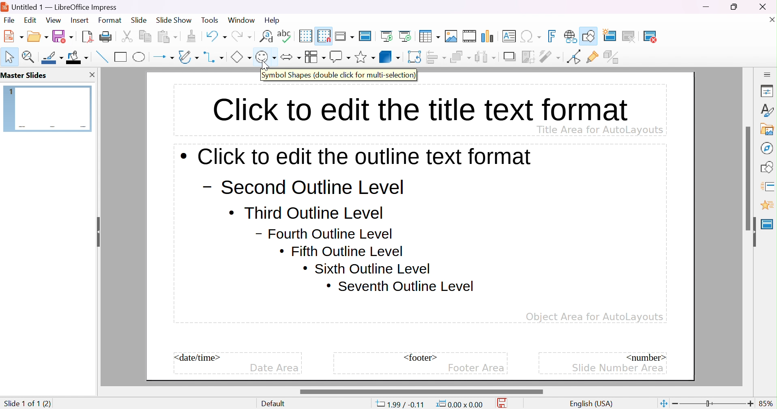 Image resolution: width=777 pixels, height=409 pixels. I want to click on print, so click(105, 36).